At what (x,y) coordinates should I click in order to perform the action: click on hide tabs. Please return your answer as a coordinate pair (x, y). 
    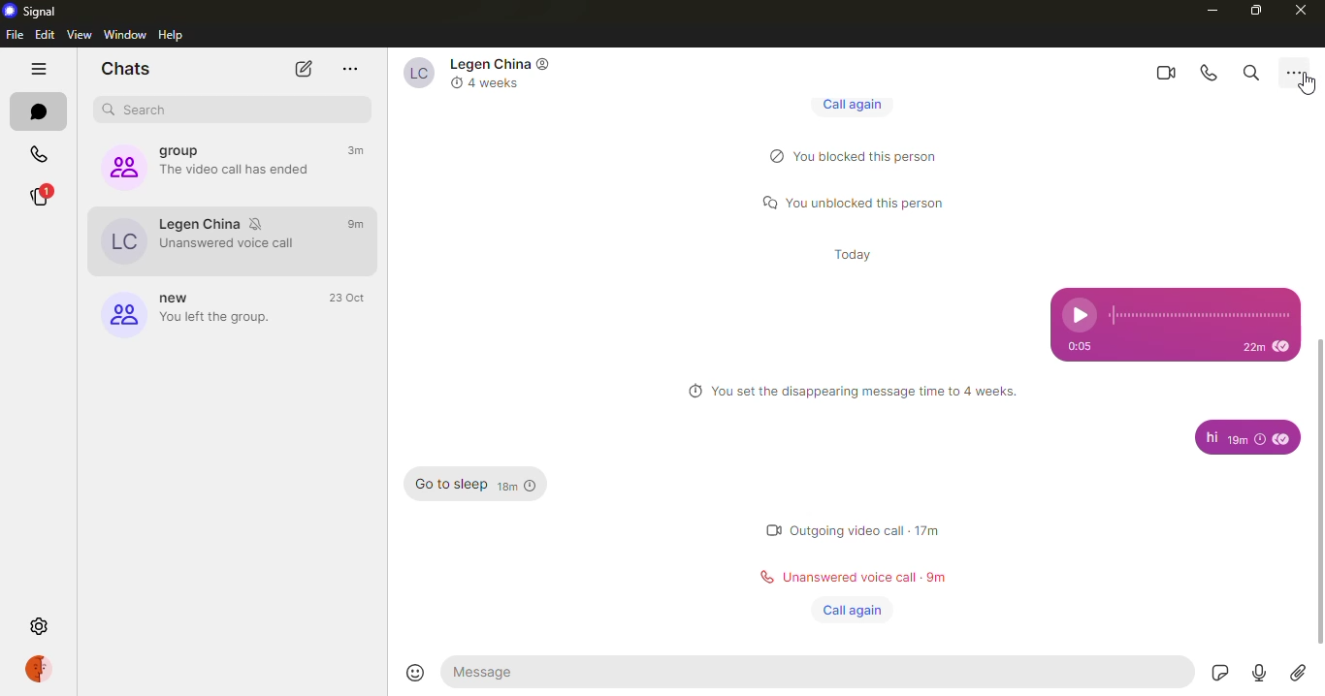
    Looking at the image, I should click on (33, 71).